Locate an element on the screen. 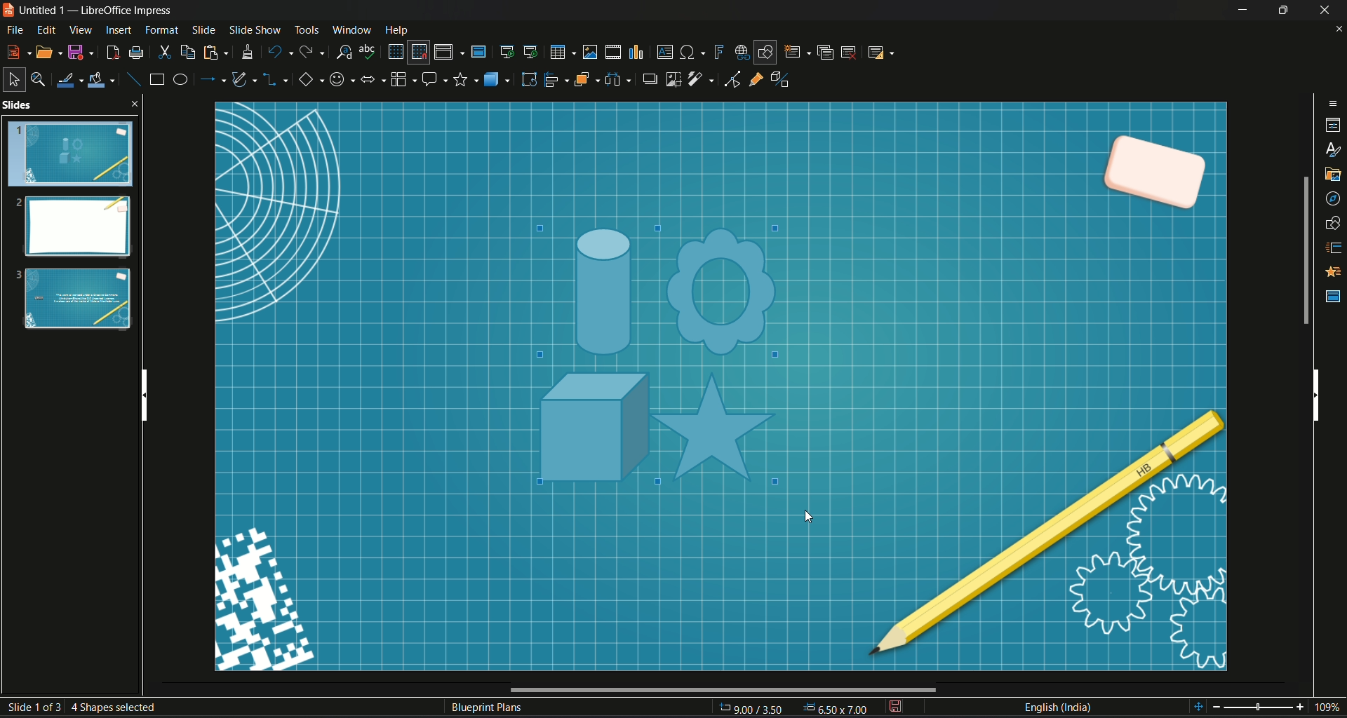  Language is located at coordinates (1057, 707).